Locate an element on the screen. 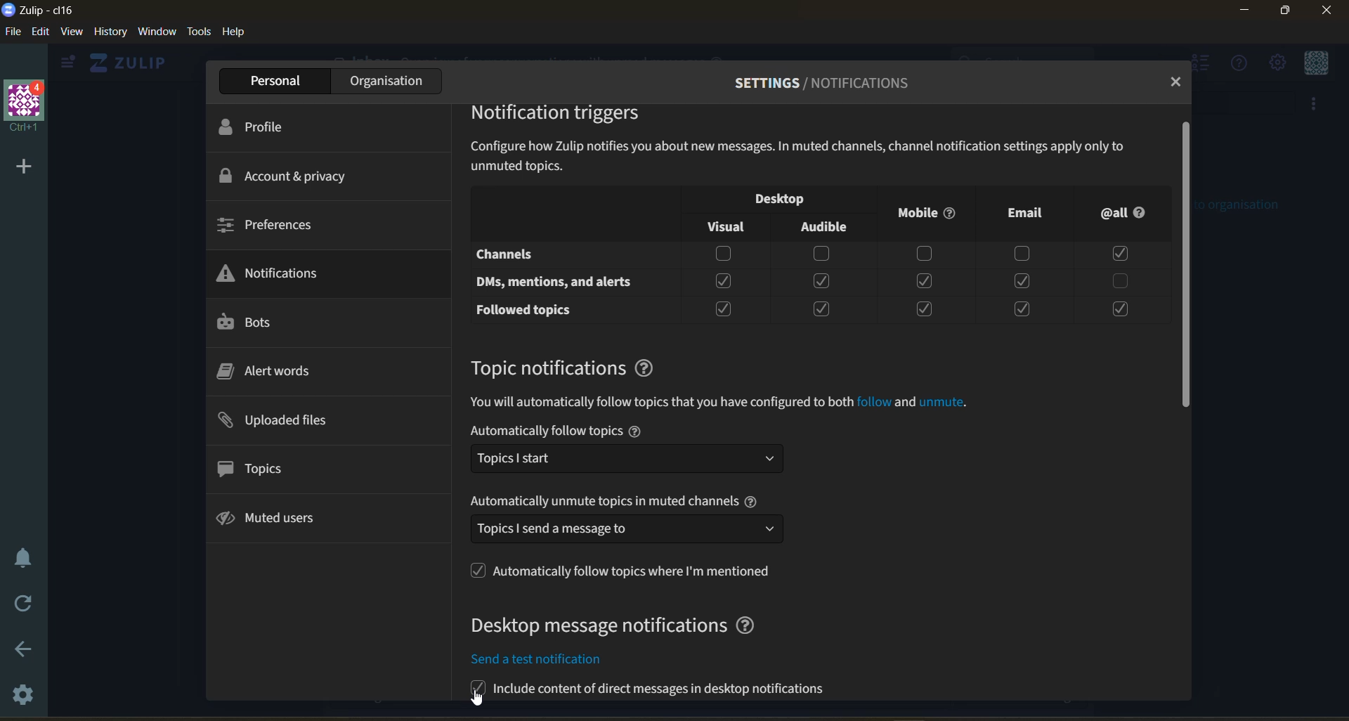  notification triggers is located at coordinates (561, 115).